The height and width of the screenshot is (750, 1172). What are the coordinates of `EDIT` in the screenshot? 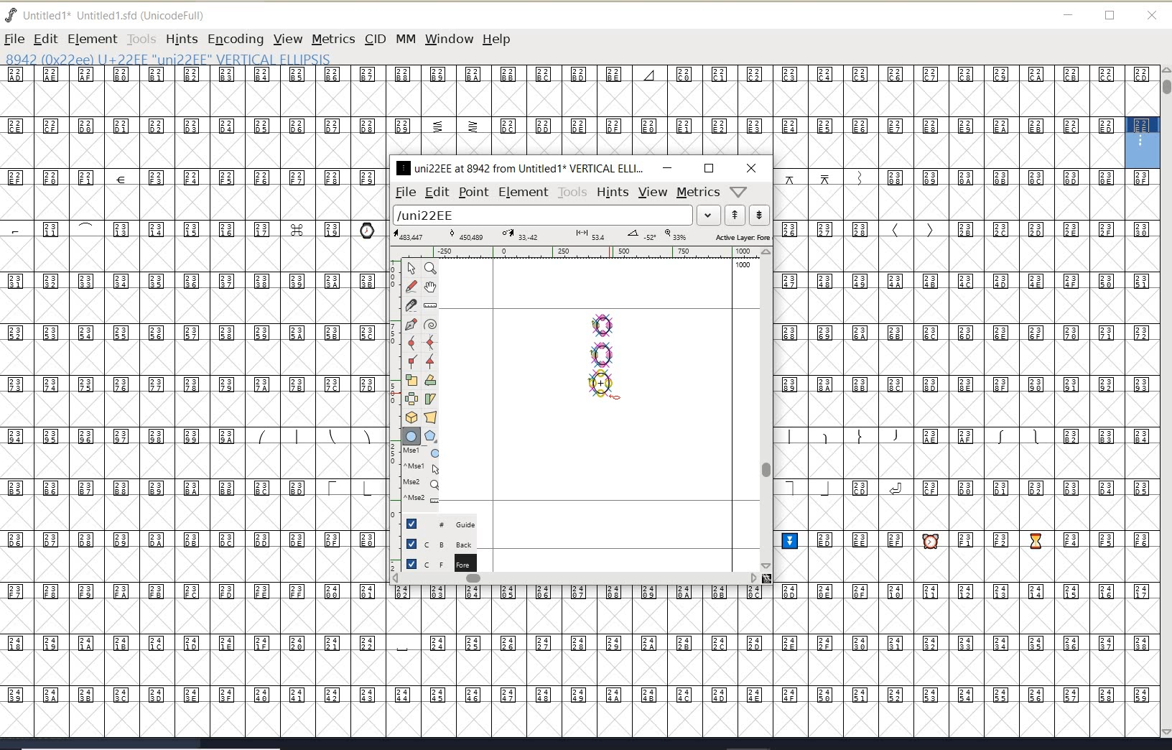 It's located at (45, 39).